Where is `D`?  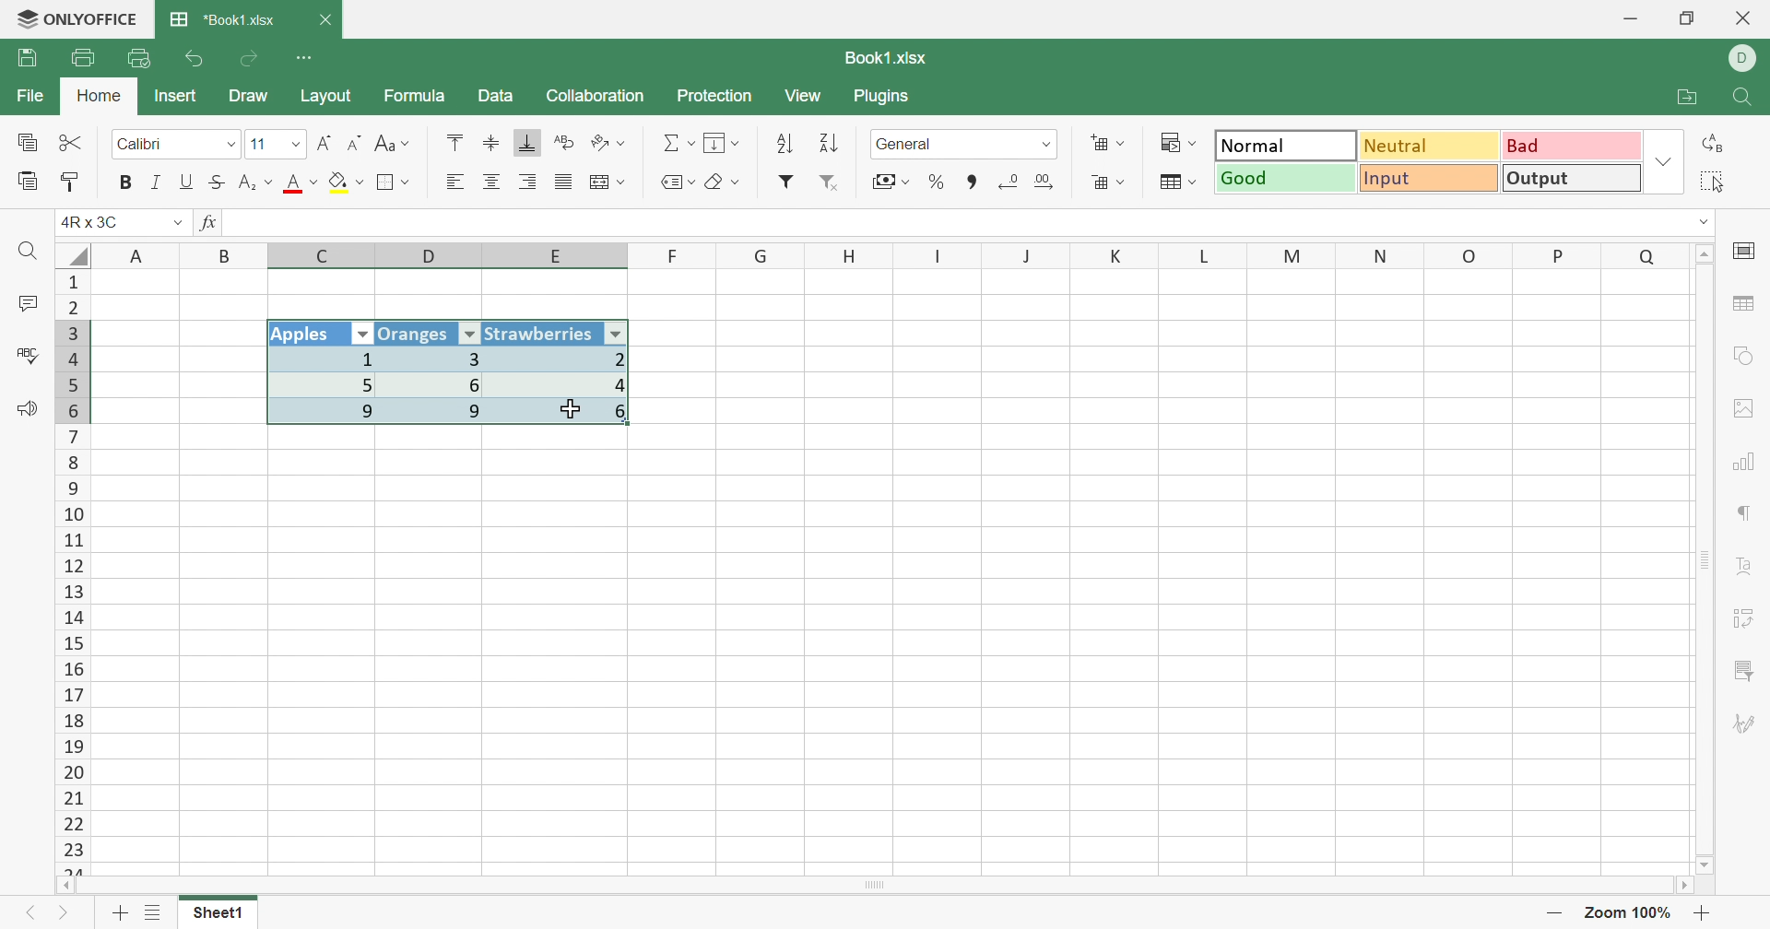
D is located at coordinates (1743, 59).